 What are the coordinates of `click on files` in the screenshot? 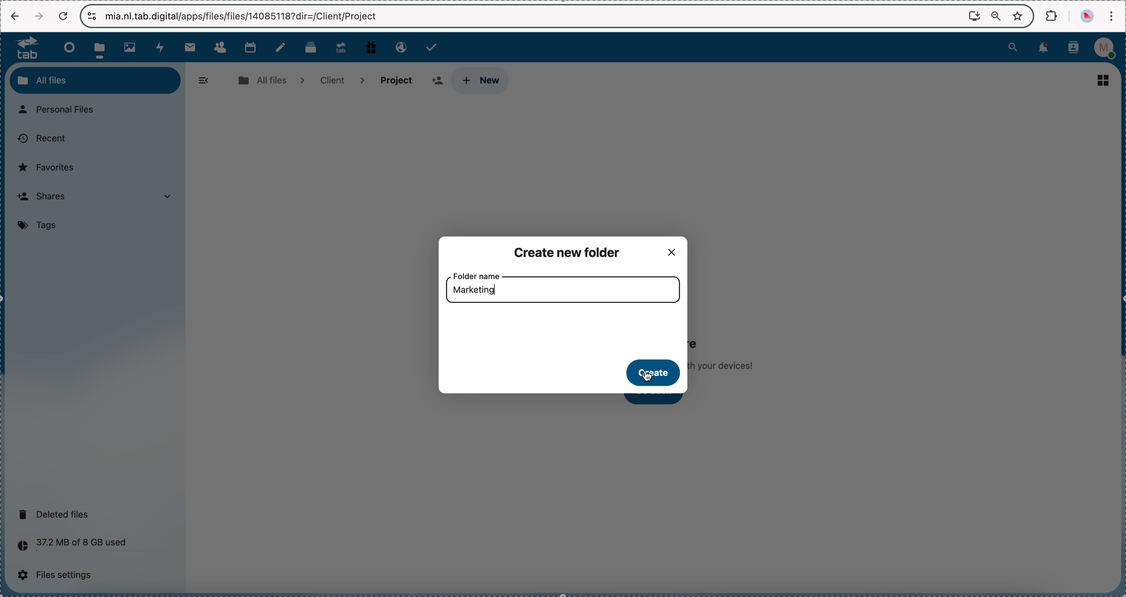 It's located at (102, 47).